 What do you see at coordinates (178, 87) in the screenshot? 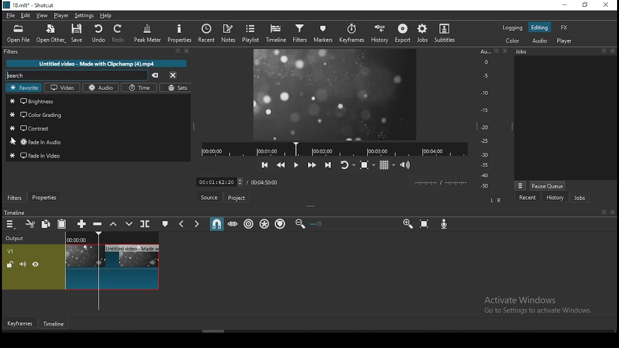
I see `sets` at bounding box center [178, 87].